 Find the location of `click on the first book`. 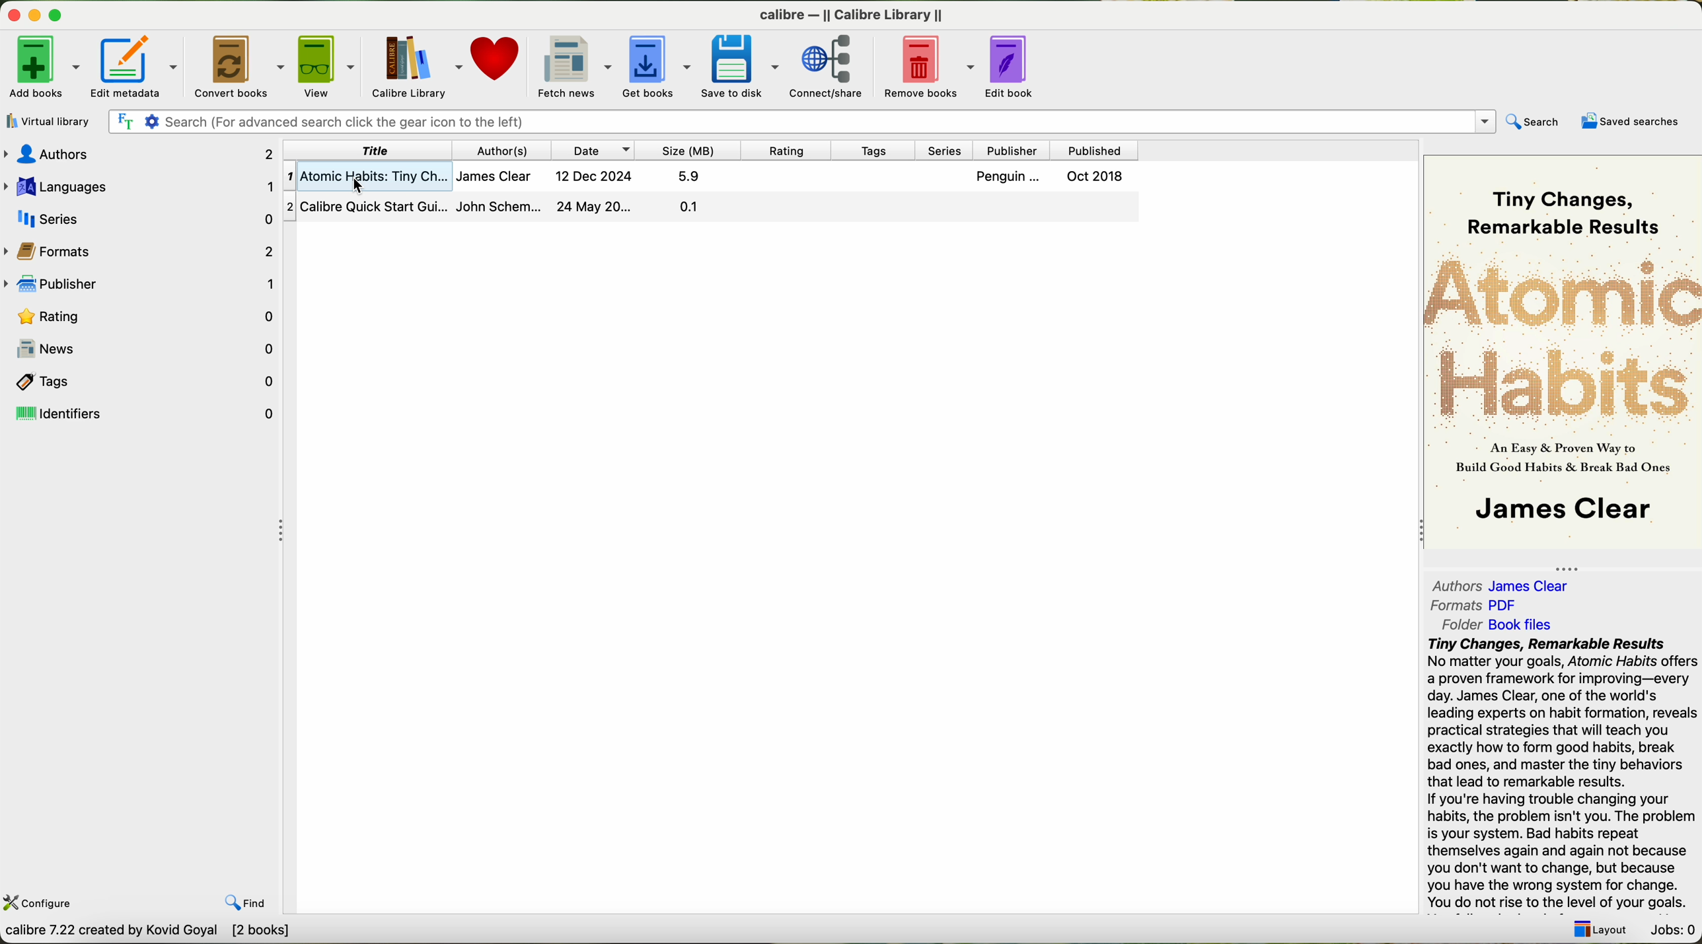

click on the first book is located at coordinates (710, 177).